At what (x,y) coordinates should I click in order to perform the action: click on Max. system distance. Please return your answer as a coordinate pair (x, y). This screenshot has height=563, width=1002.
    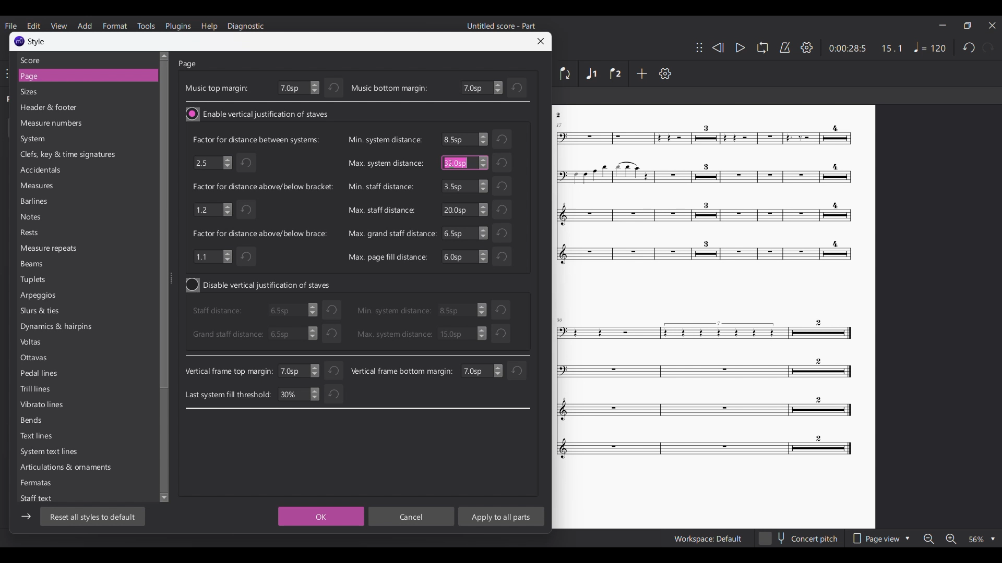
    Looking at the image, I should click on (393, 334).